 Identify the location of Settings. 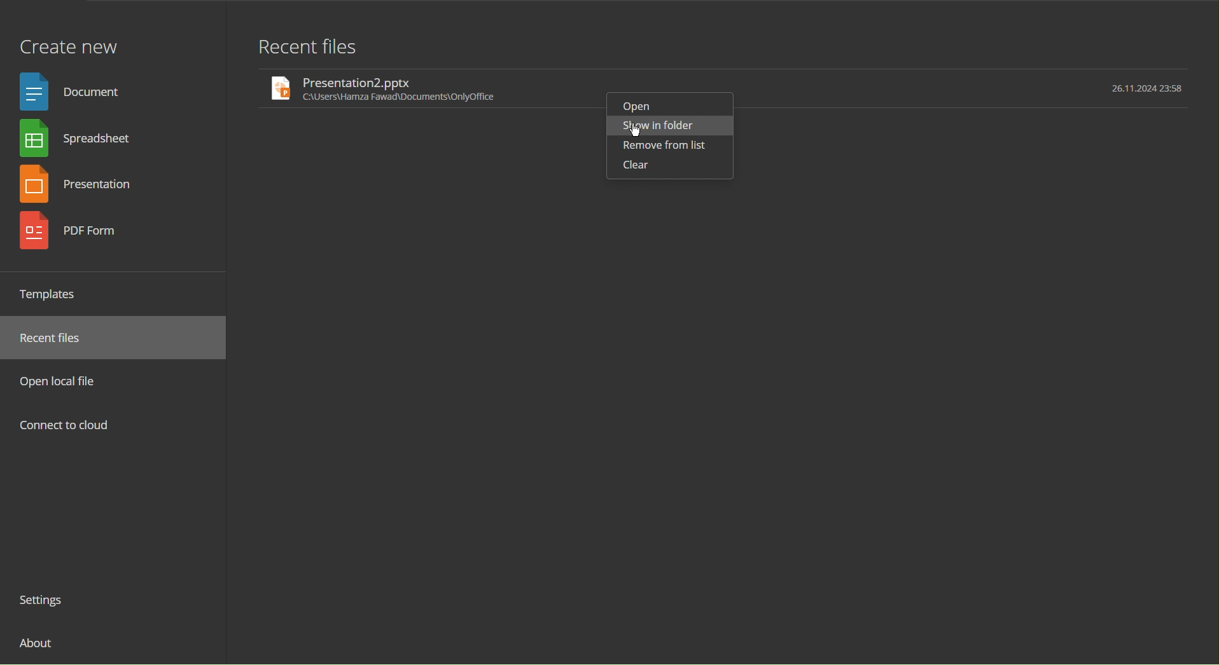
(46, 602).